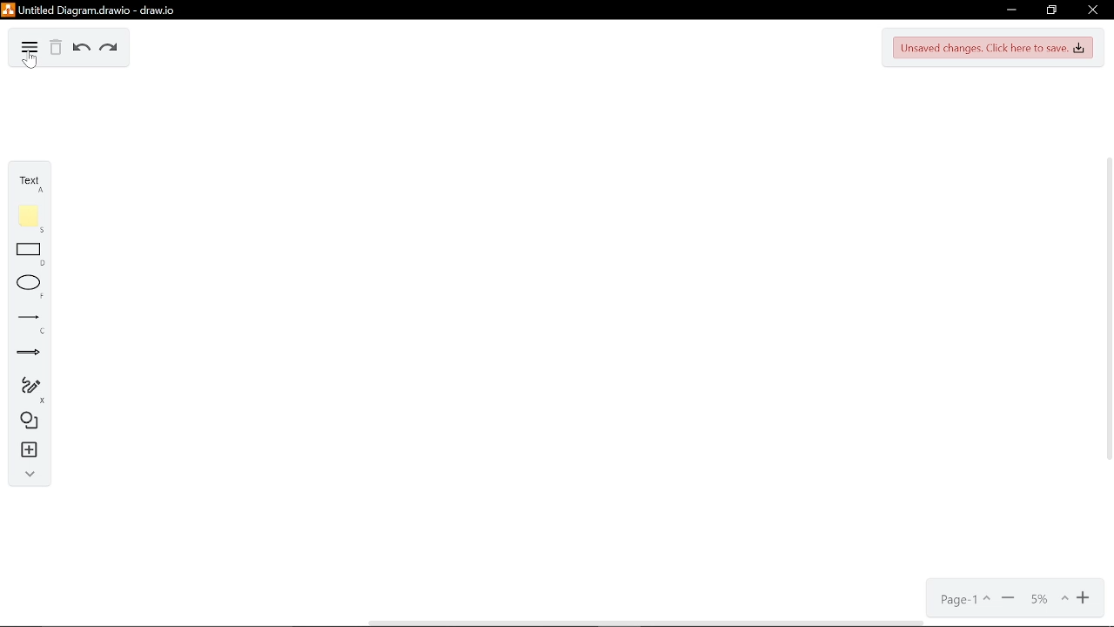  What do you see at coordinates (1092, 10) in the screenshot?
I see `CLose` at bounding box center [1092, 10].